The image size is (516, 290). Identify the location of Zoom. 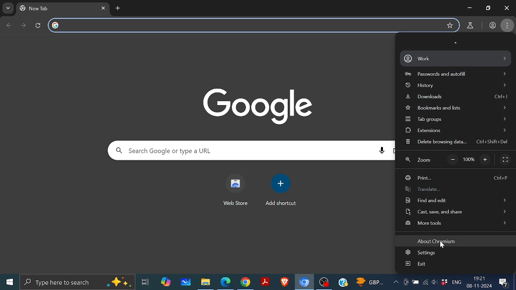
(418, 160).